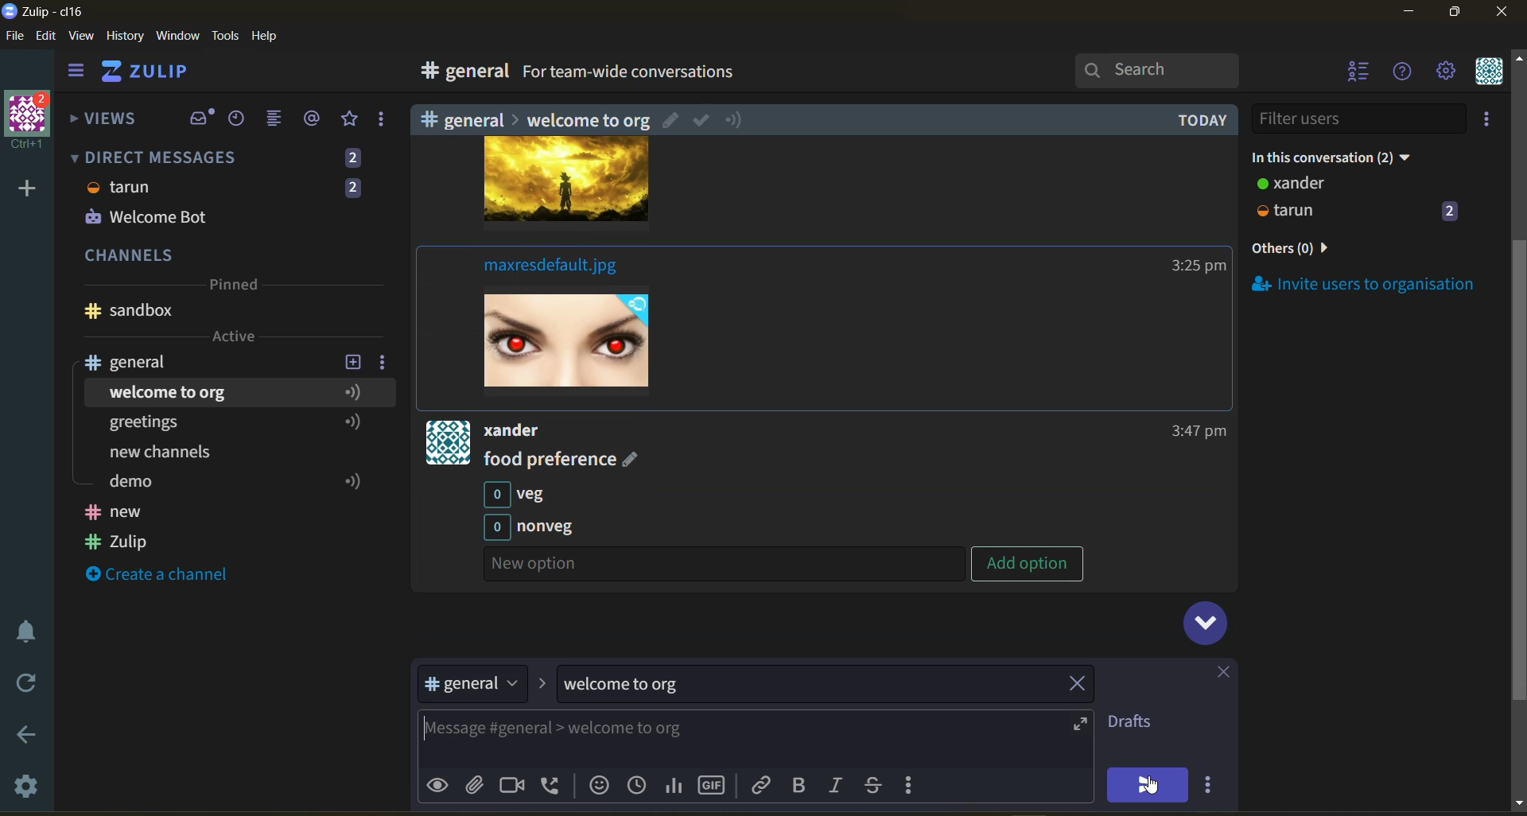  I want to click on add gif, so click(715, 783).